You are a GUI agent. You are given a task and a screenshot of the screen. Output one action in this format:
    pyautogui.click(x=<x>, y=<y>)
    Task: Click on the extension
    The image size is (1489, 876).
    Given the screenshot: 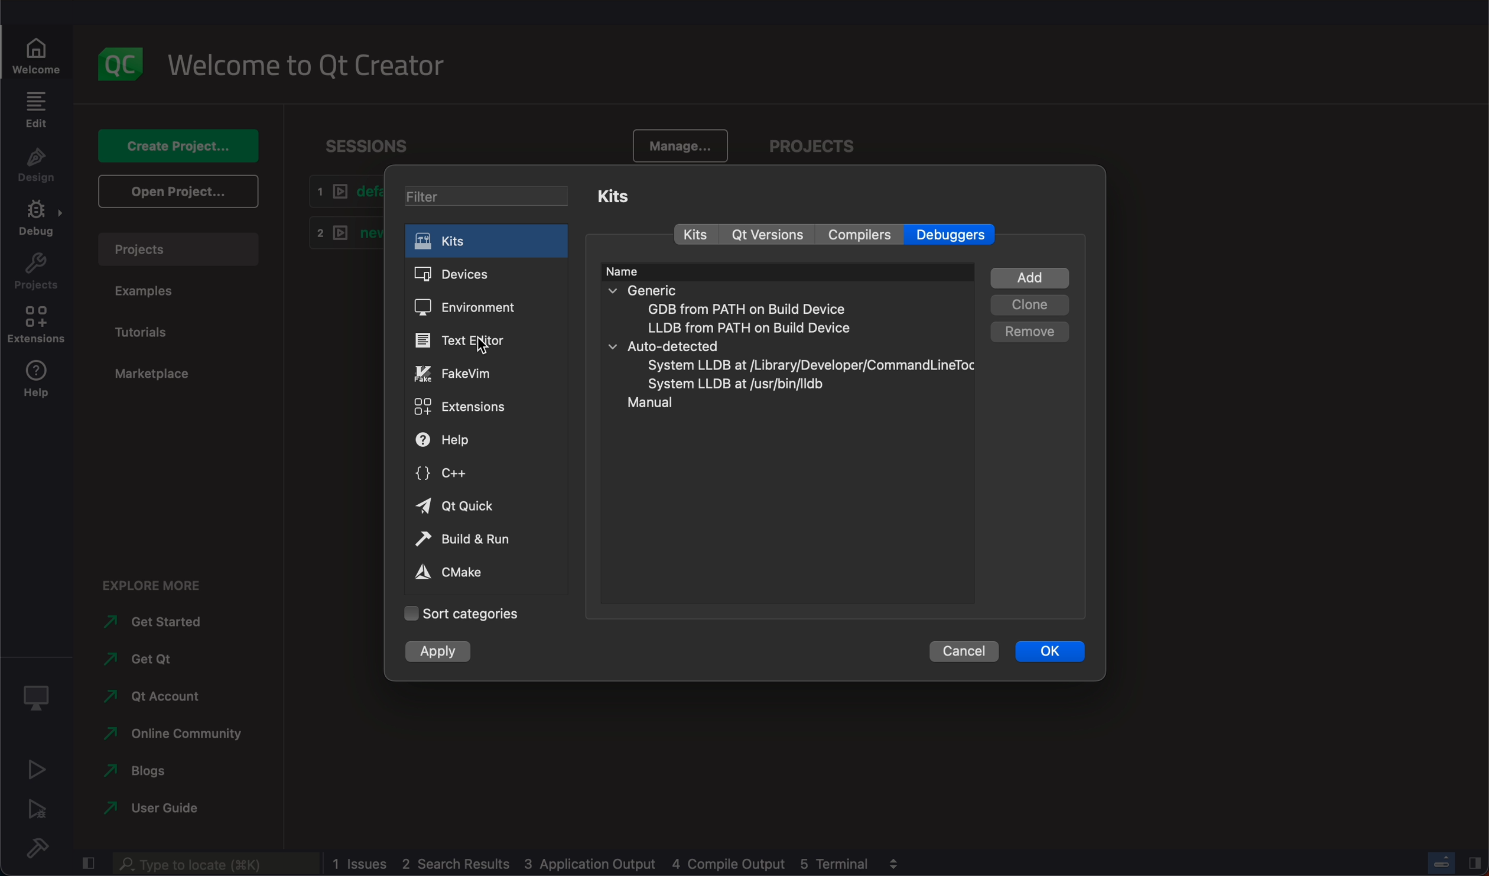 What is the action you would take?
    pyautogui.click(x=35, y=327)
    